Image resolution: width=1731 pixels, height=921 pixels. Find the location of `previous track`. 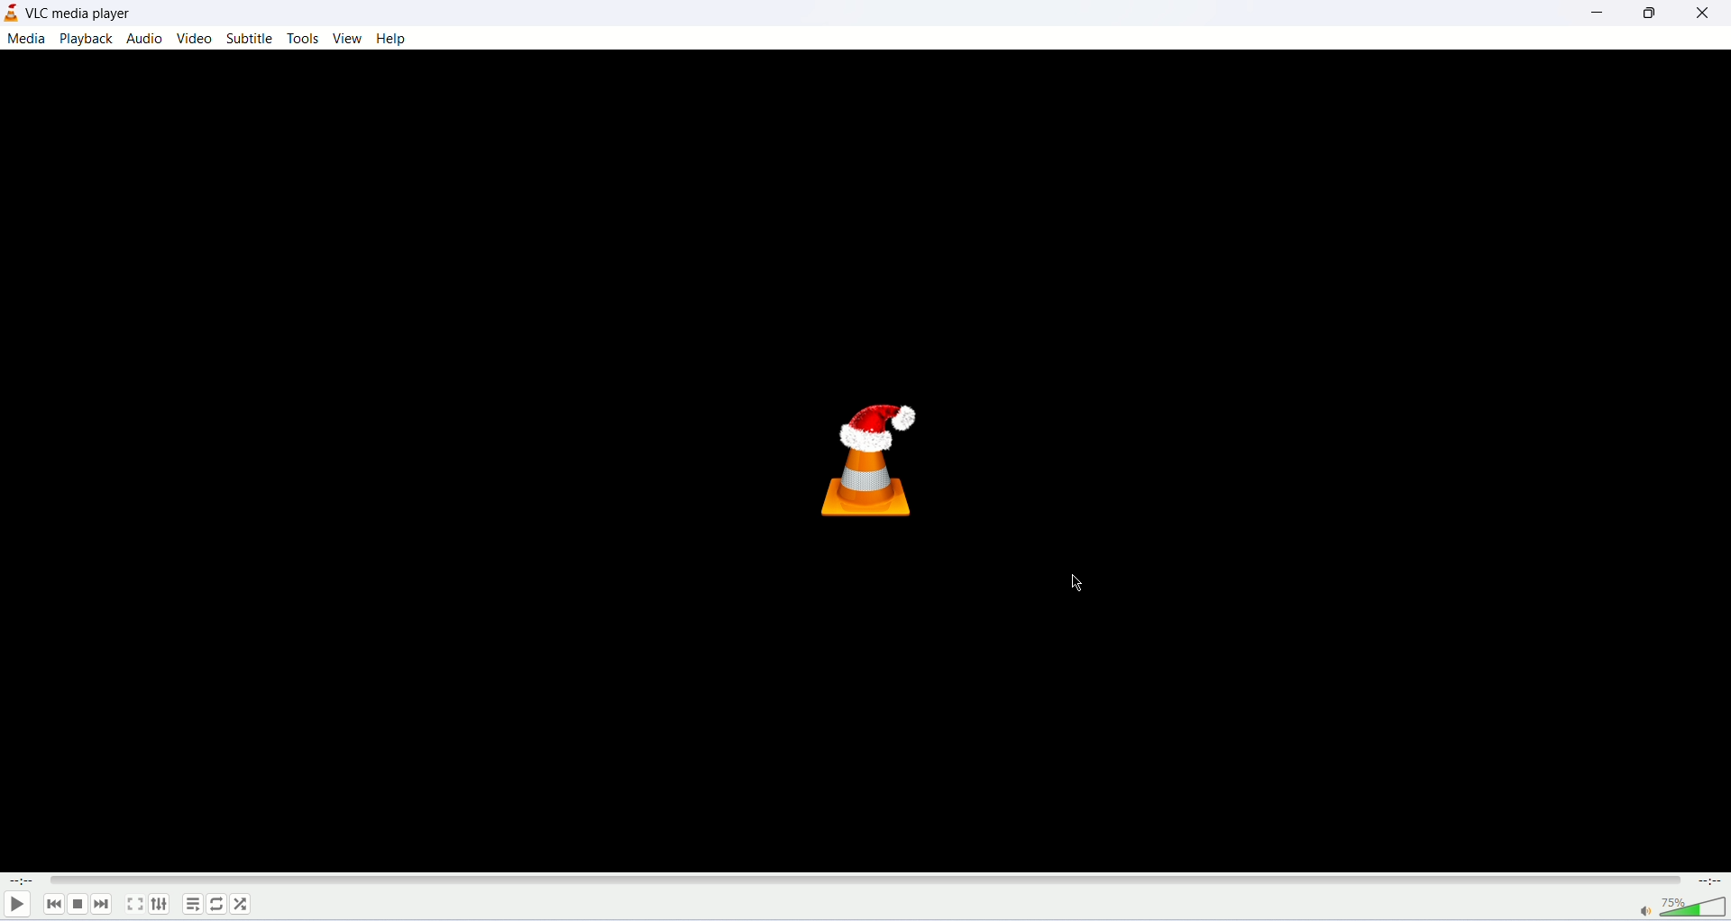

previous track is located at coordinates (54, 904).